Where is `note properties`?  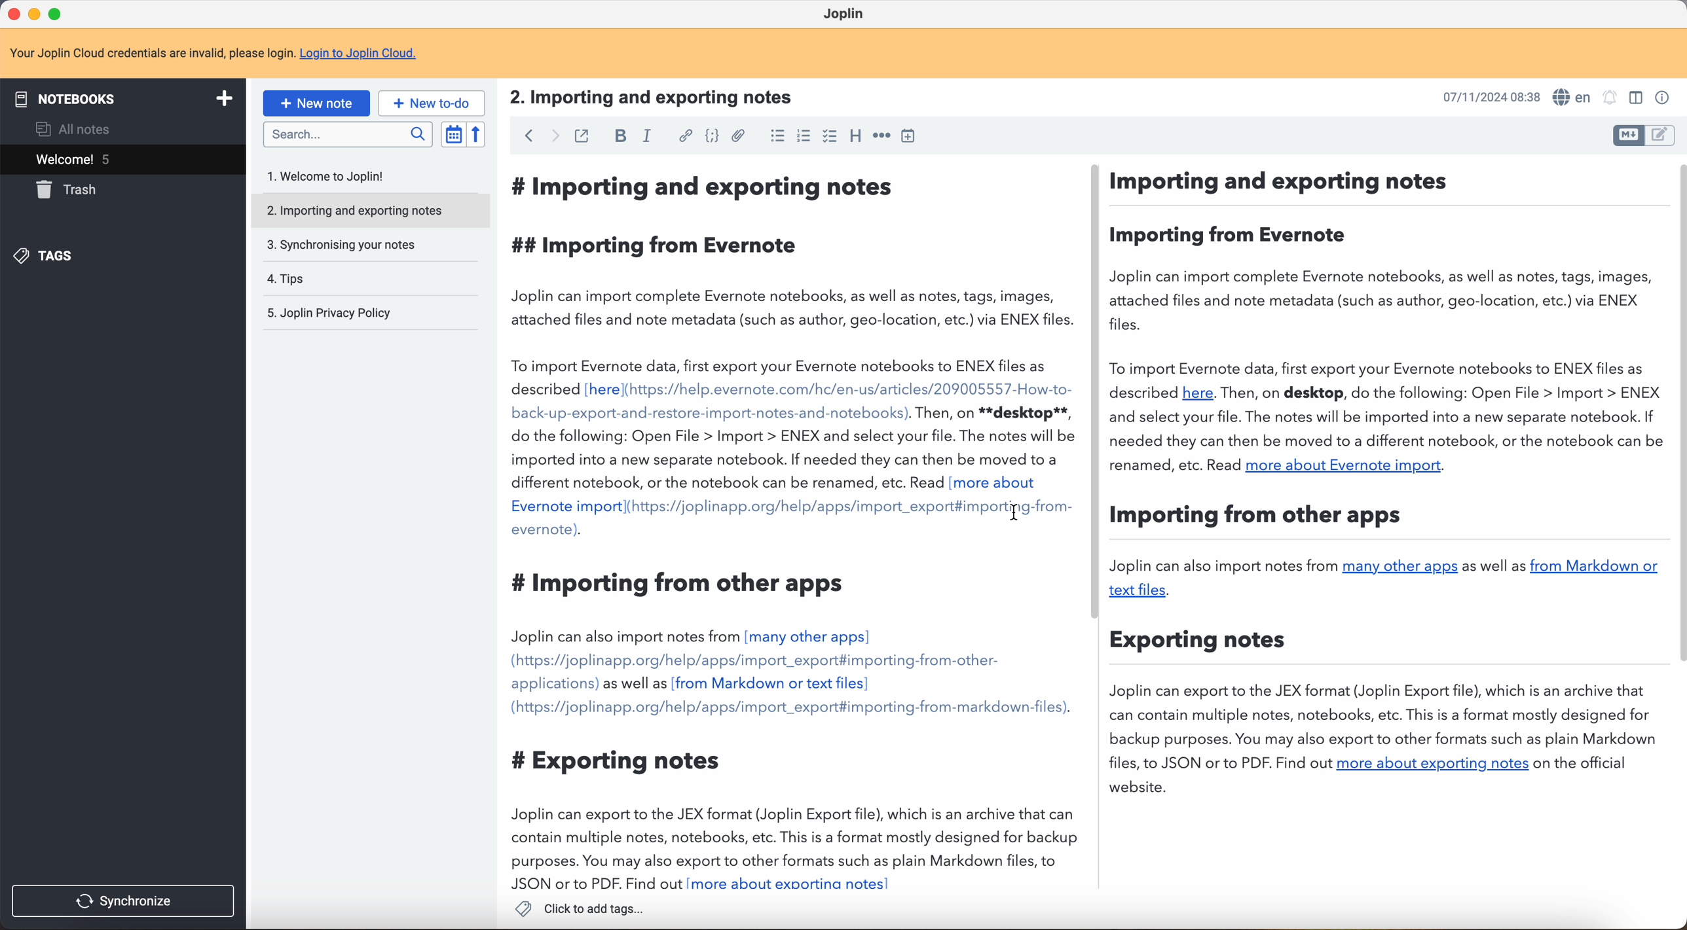 note properties is located at coordinates (1663, 96).